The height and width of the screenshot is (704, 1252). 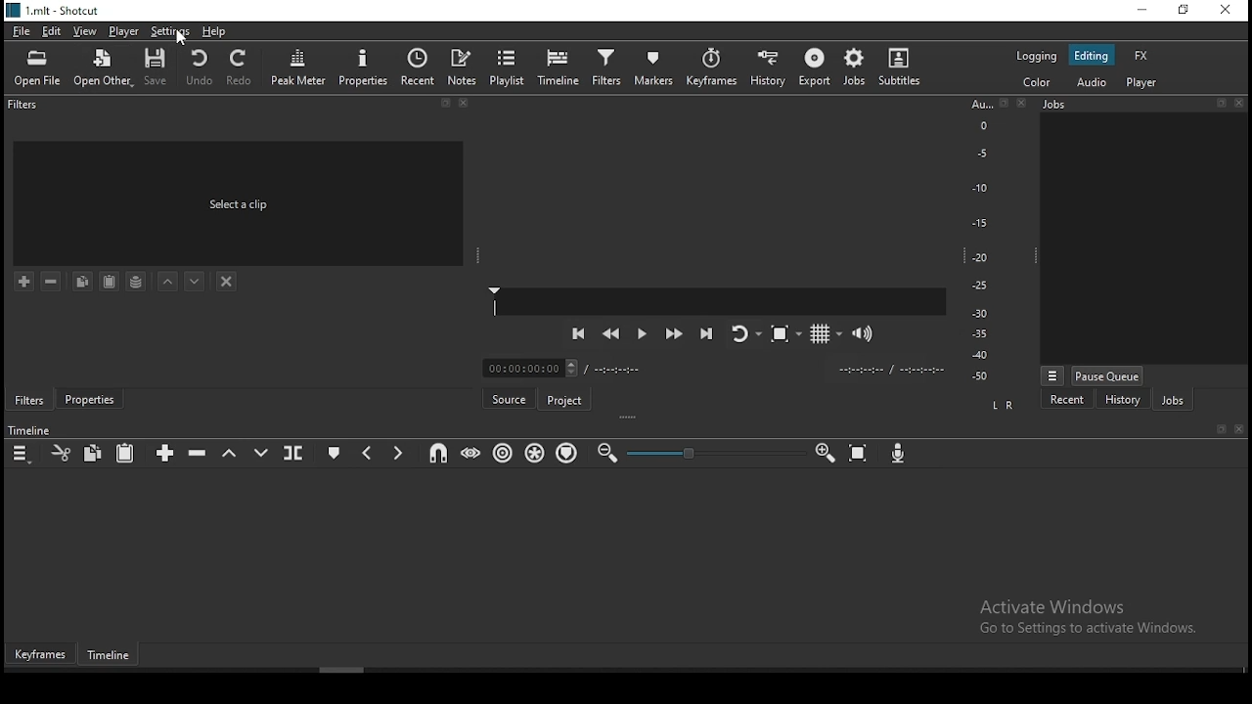 What do you see at coordinates (41, 655) in the screenshot?
I see `keyframes` at bounding box center [41, 655].